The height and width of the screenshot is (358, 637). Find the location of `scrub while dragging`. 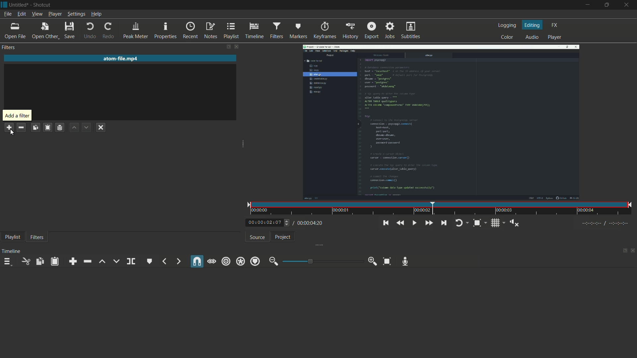

scrub while dragging is located at coordinates (212, 262).